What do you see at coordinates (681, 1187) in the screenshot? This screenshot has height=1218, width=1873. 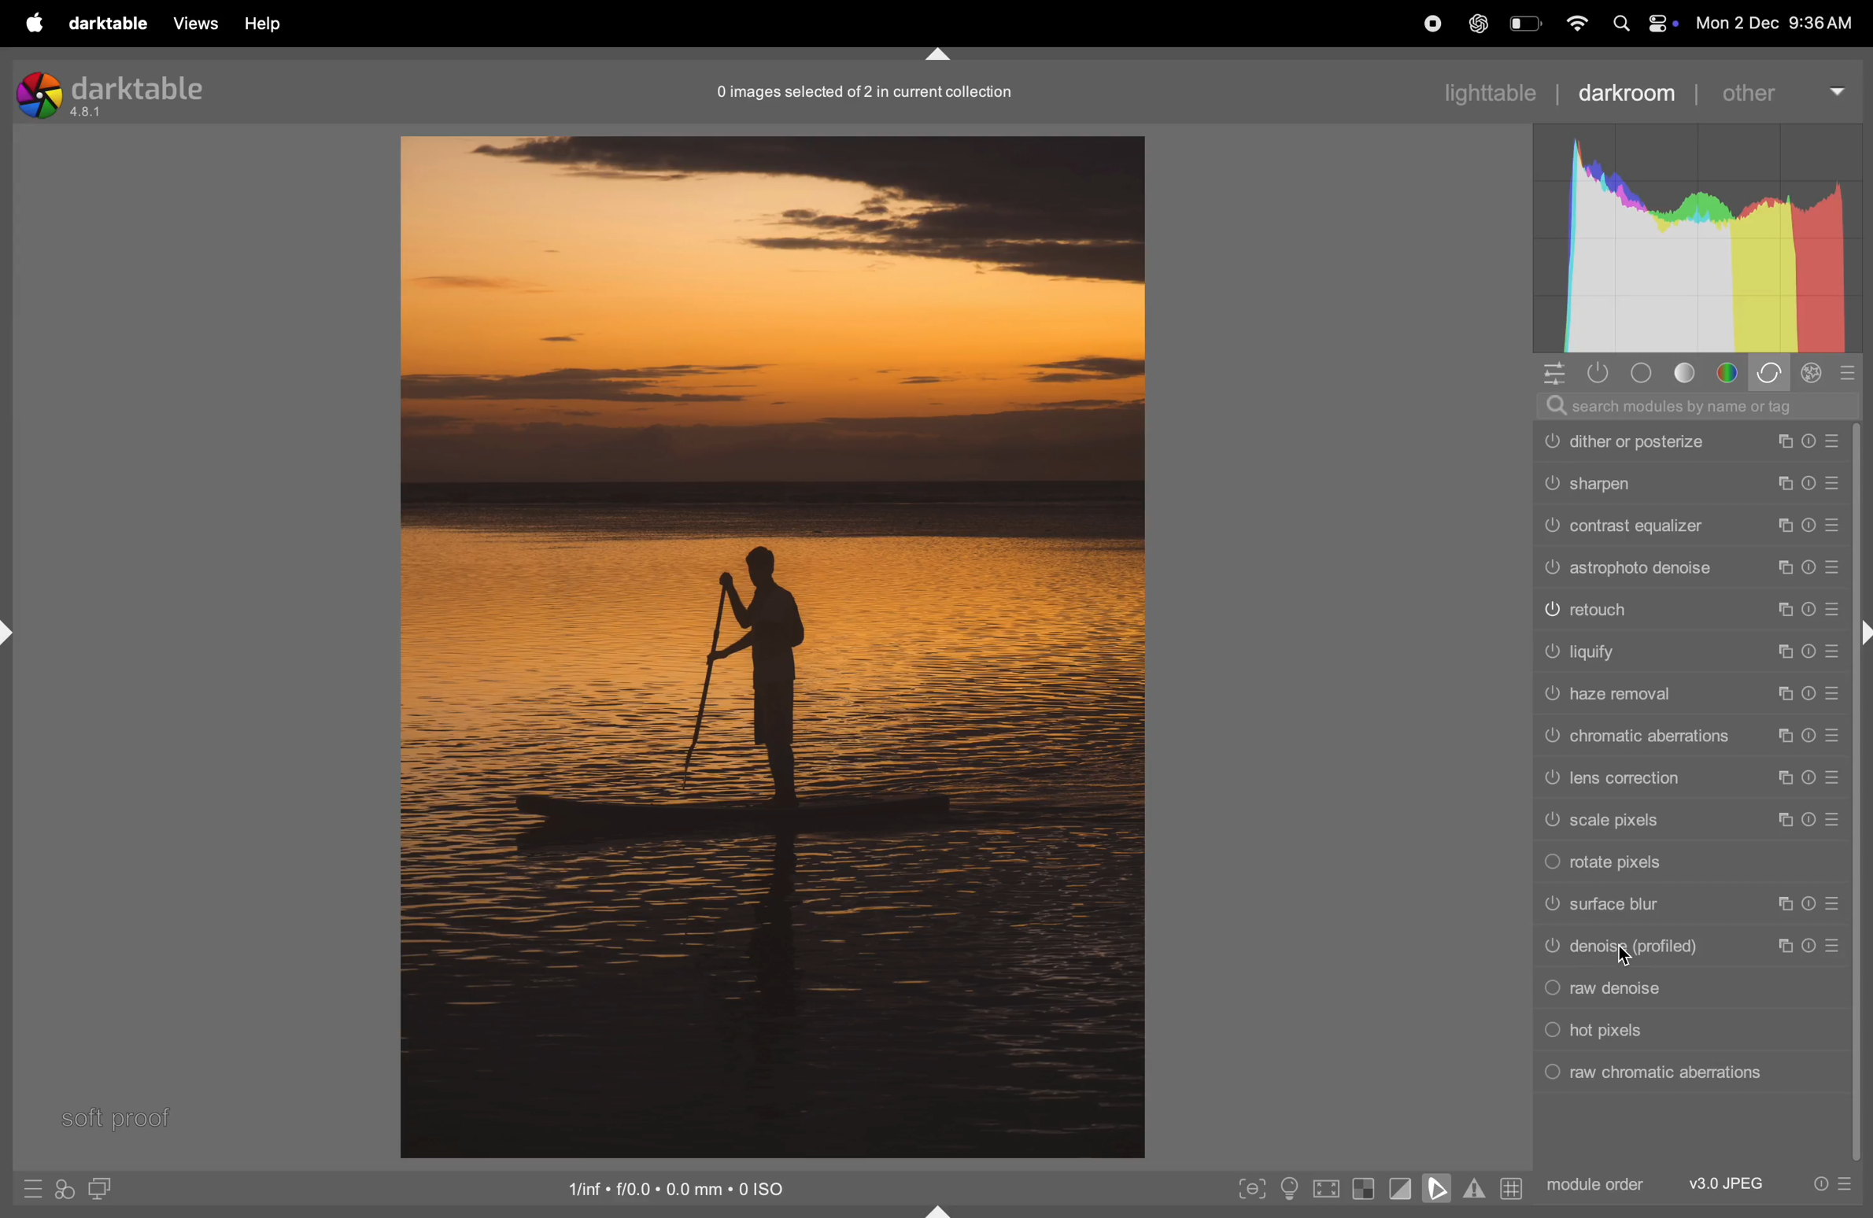 I see `iso` at bounding box center [681, 1187].